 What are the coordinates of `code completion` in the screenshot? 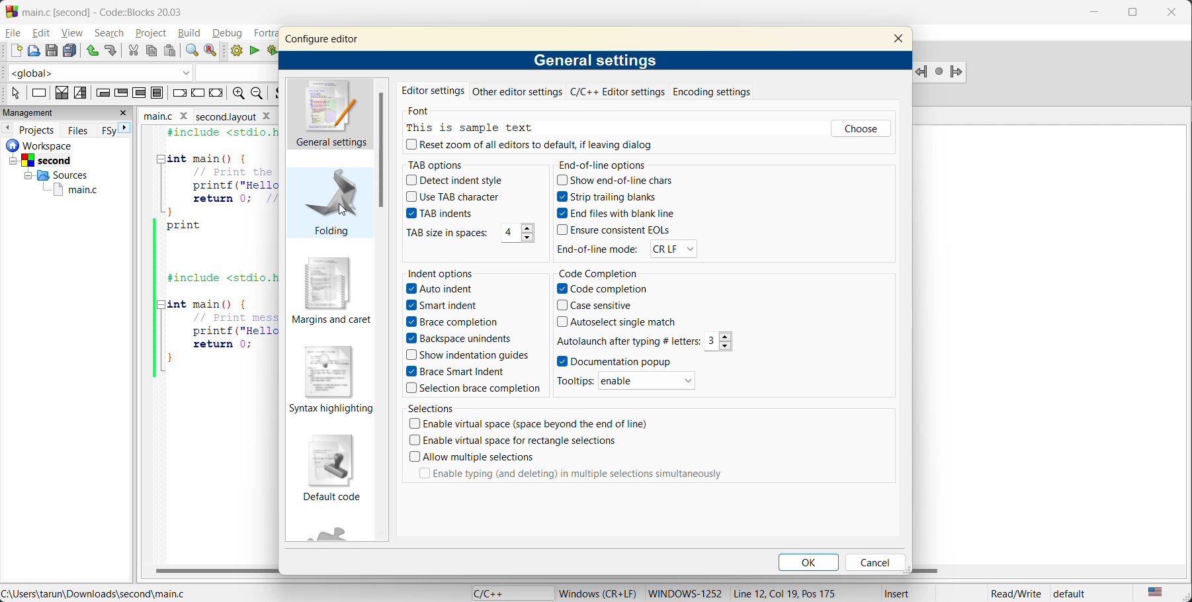 It's located at (654, 271).